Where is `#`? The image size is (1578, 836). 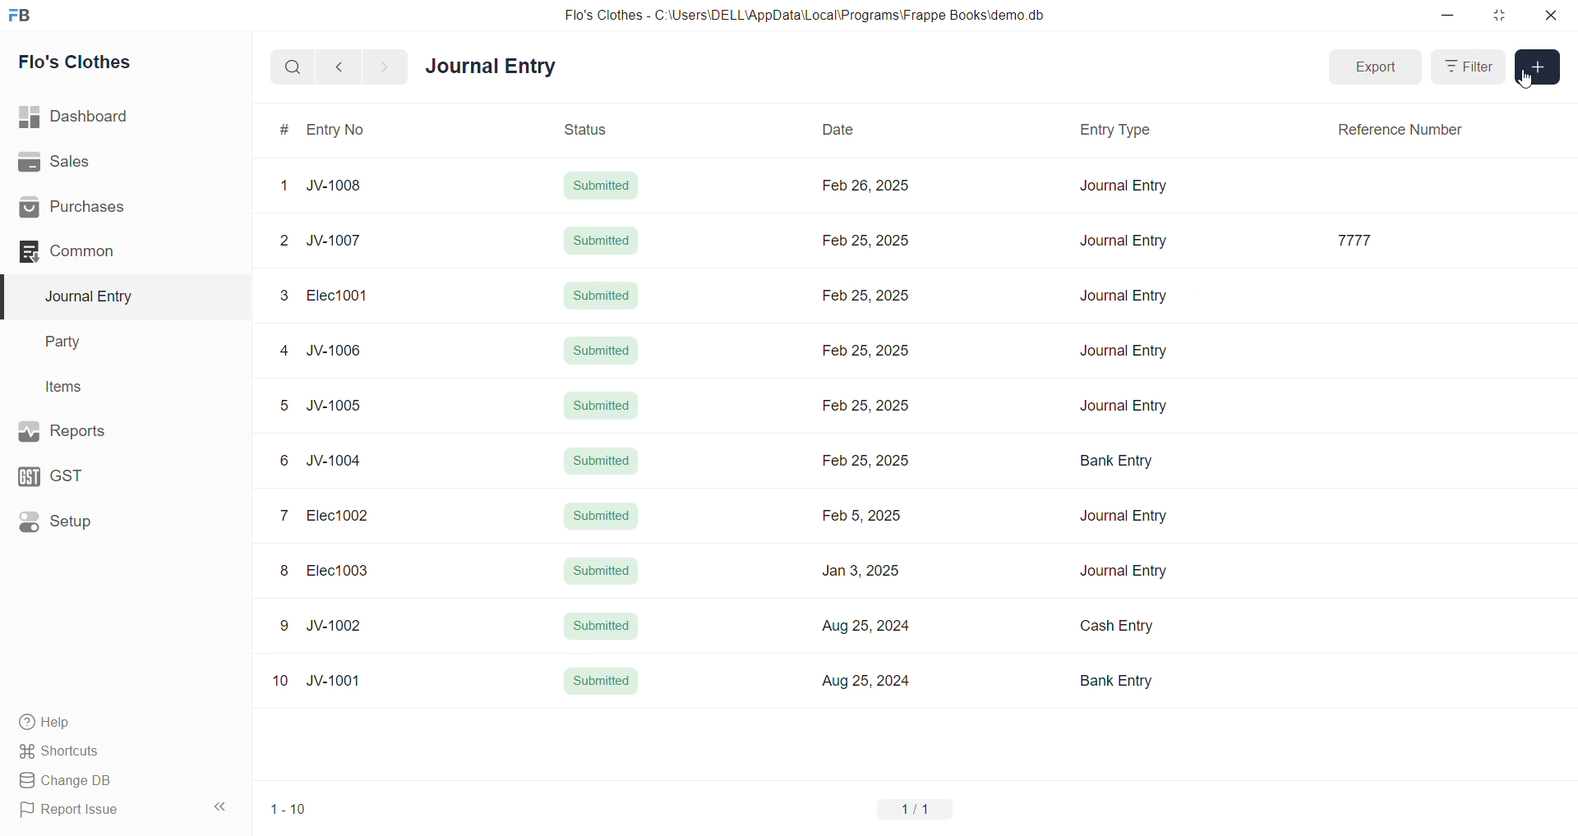
# is located at coordinates (284, 130).